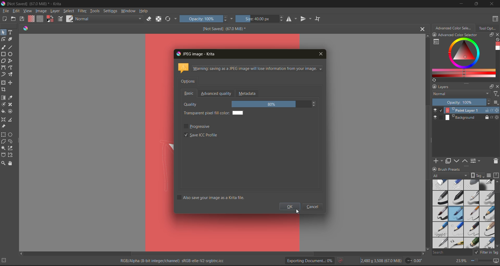 Image resolution: width=500 pixels, height=266 pixels. Describe the element at coordinates (3, 61) in the screenshot. I see `tools` at that location.